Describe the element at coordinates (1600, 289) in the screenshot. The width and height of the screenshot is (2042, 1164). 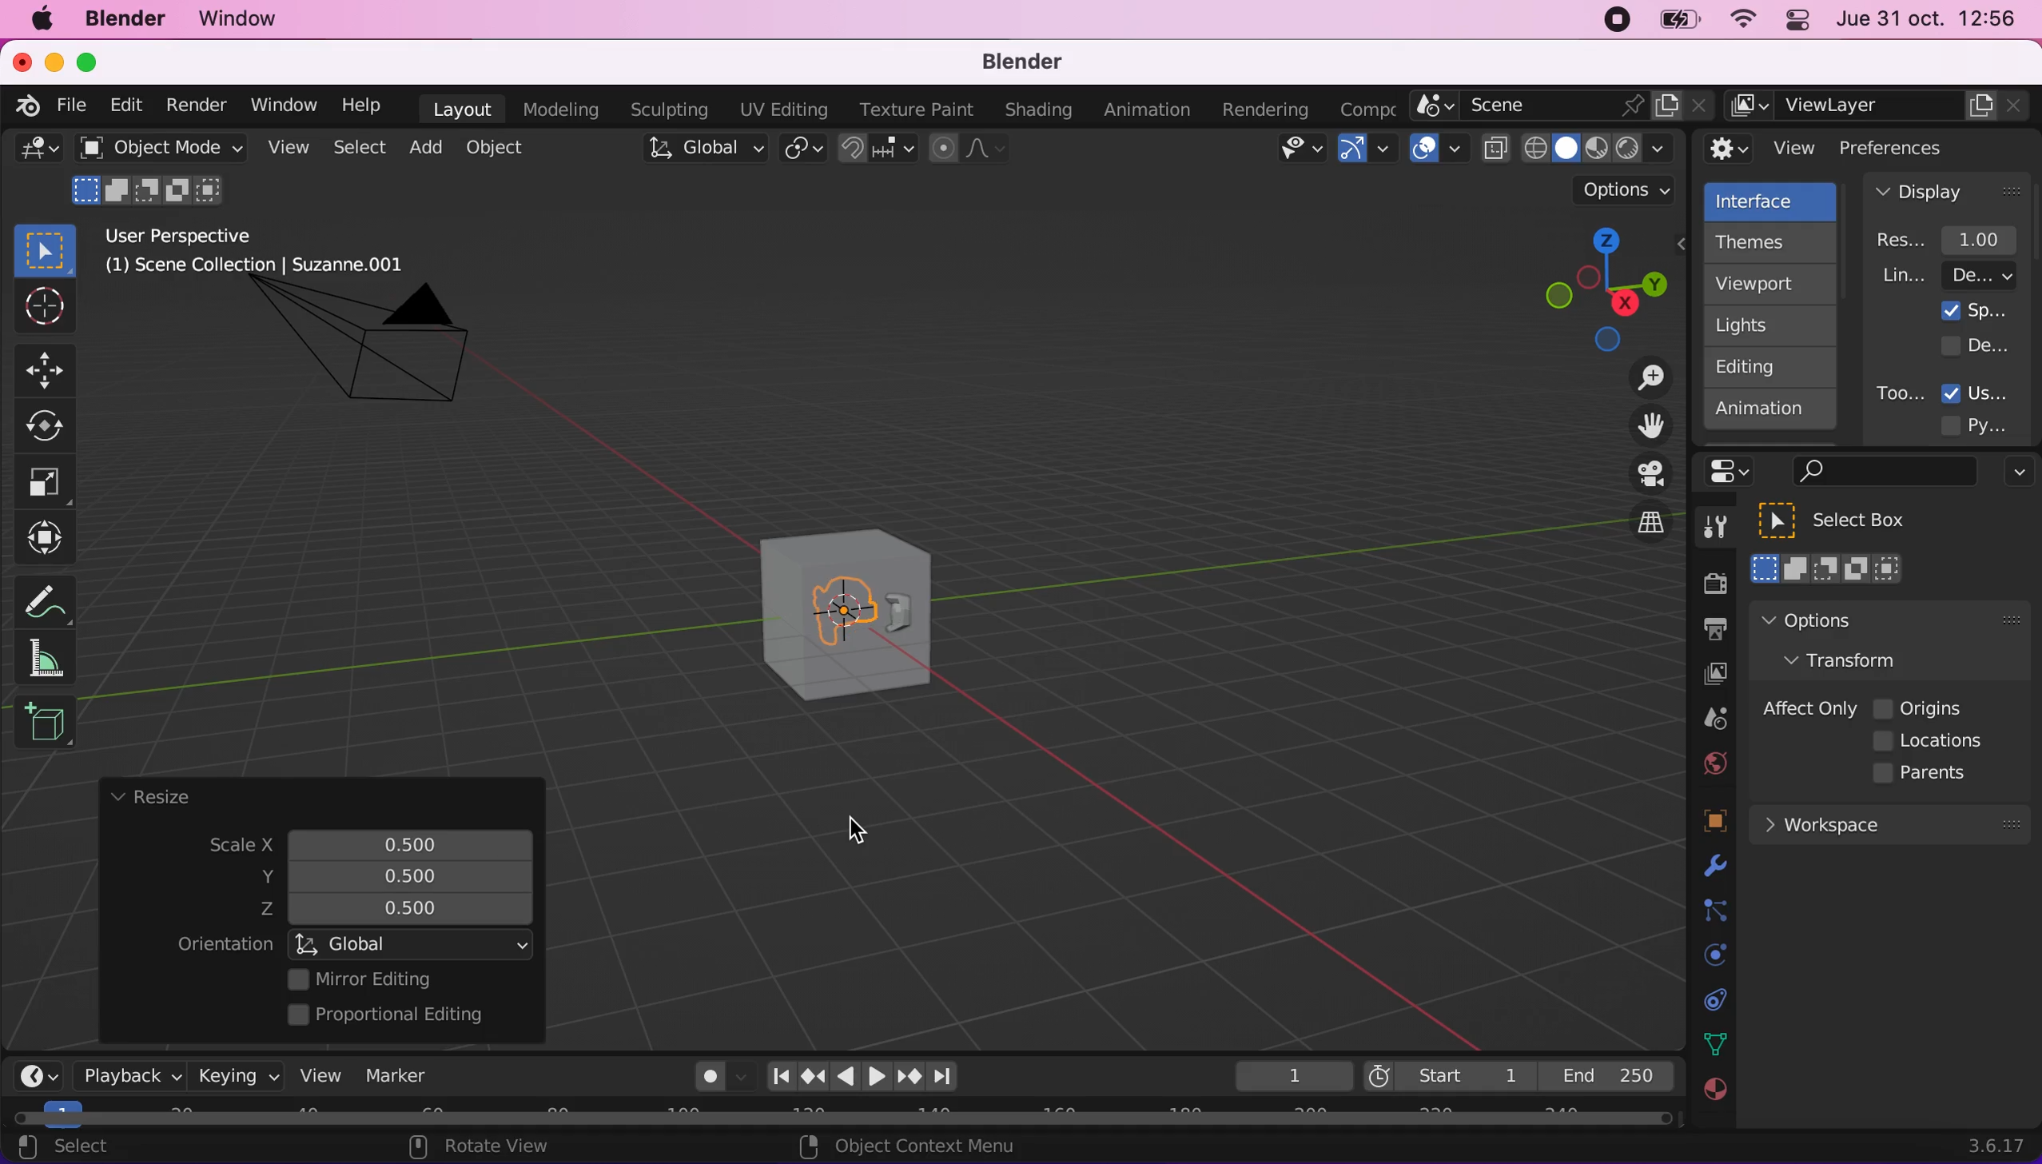
I see `click, shortcut, drag` at that location.